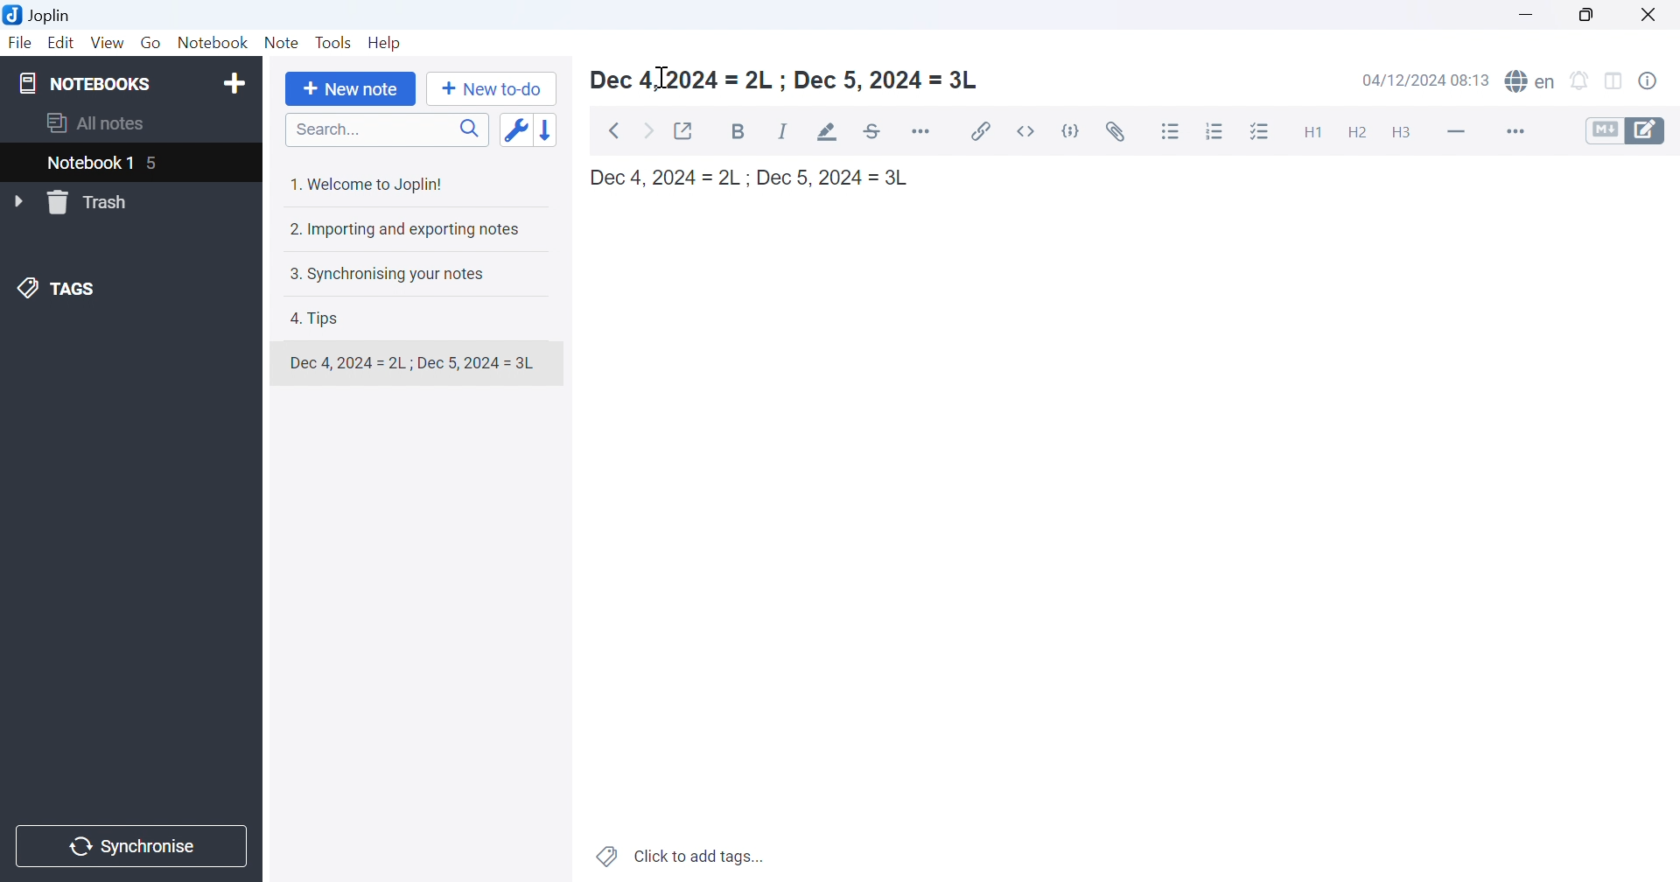  I want to click on Checkbox list, so click(1263, 132).